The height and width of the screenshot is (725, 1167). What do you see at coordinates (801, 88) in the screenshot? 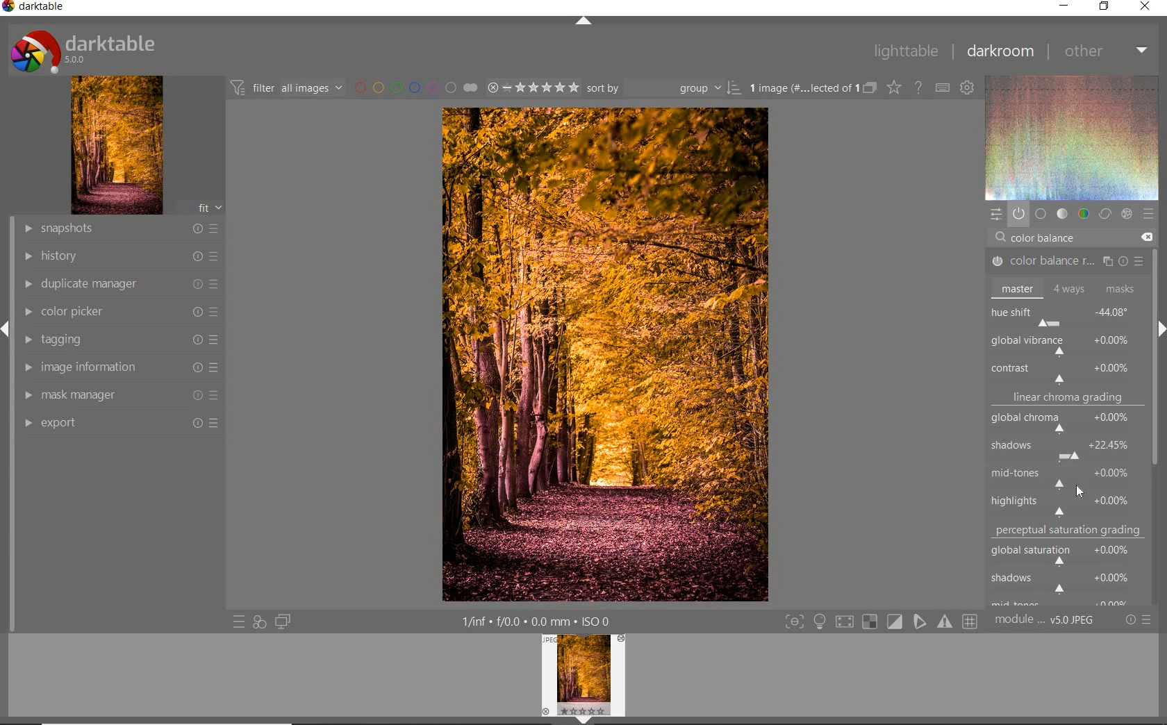
I see `selected images` at bounding box center [801, 88].